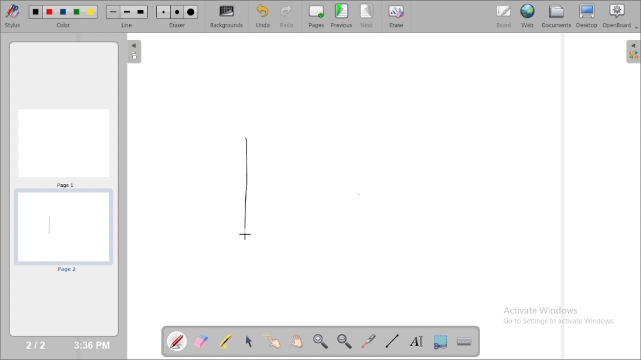 The width and height of the screenshot is (641, 360). I want to click on The flatplan (left panel), so click(133, 52).